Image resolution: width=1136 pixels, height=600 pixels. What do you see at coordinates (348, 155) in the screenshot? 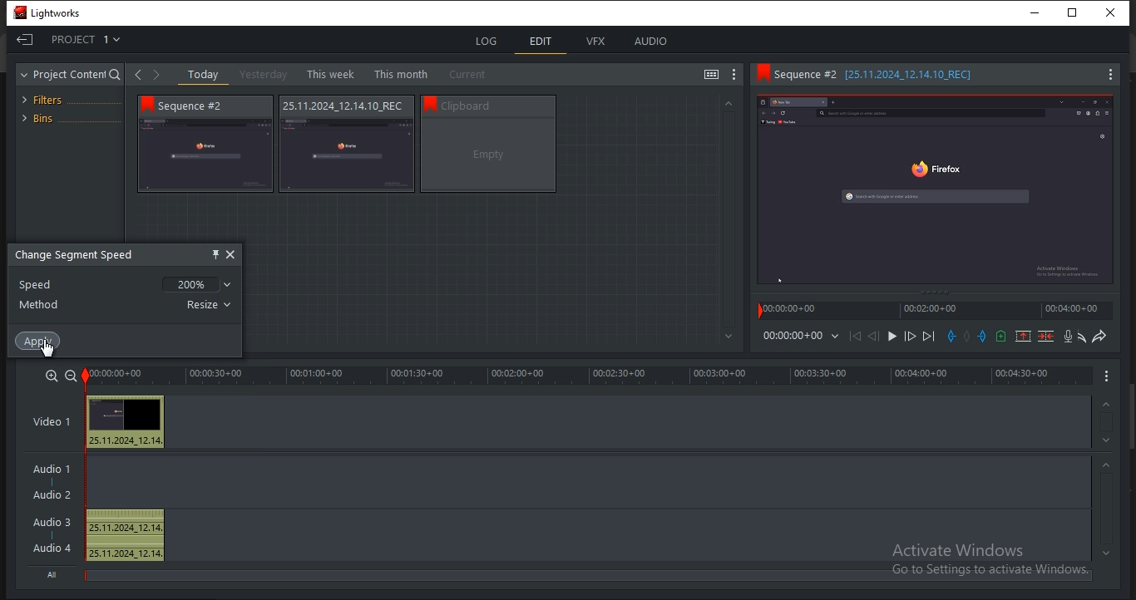
I see `video thumbnail` at bounding box center [348, 155].